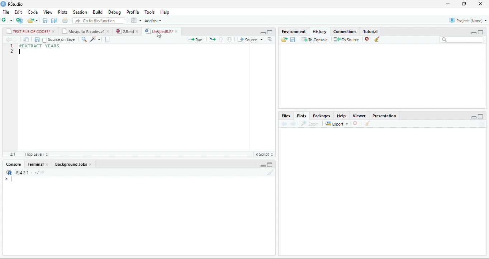 This screenshot has height=259, width=489. What do you see at coordinates (474, 33) in the screenshot?
I see `minimize` at bounding box center [474, 33].